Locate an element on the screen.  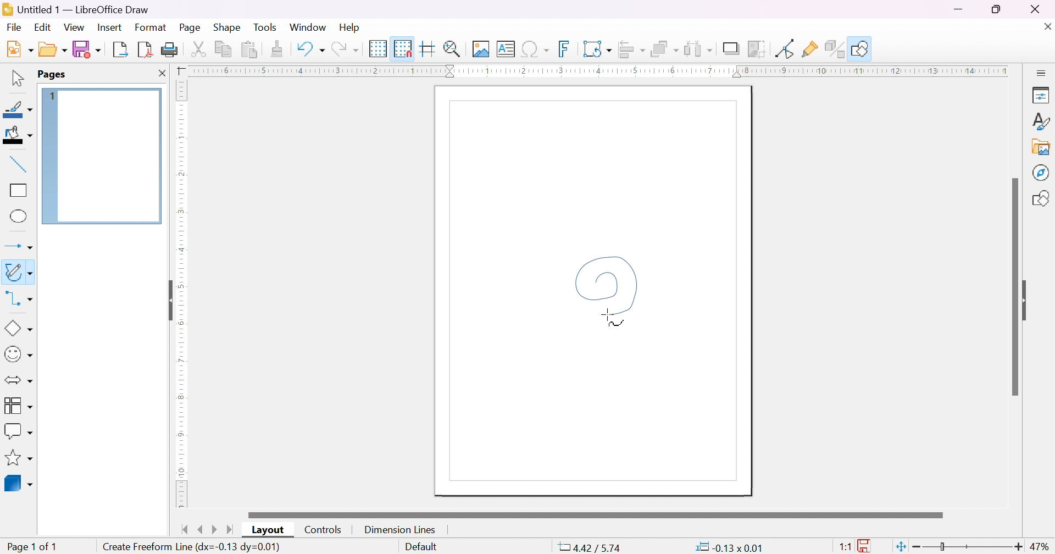
paste is located at coordinates (249, 50).